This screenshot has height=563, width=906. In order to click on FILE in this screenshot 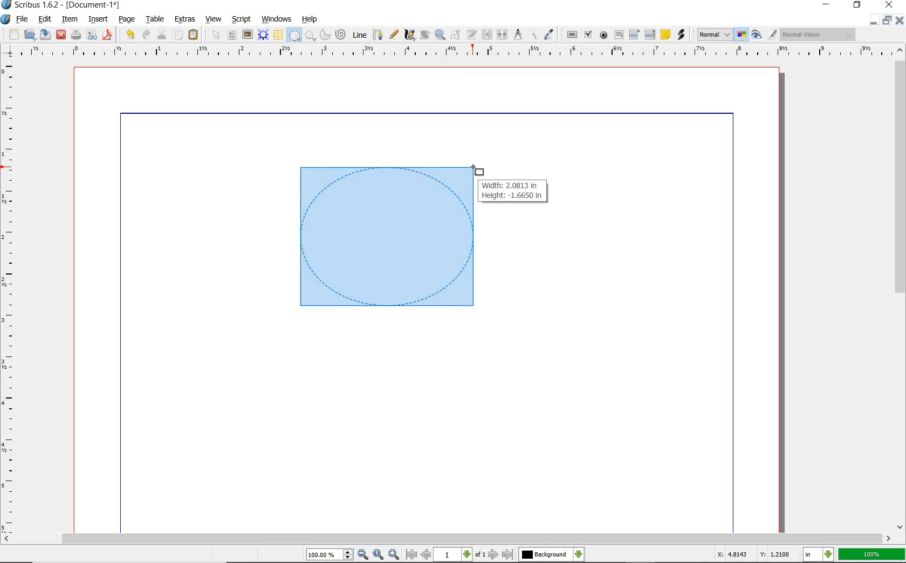, I will do `click(23, 19)`.